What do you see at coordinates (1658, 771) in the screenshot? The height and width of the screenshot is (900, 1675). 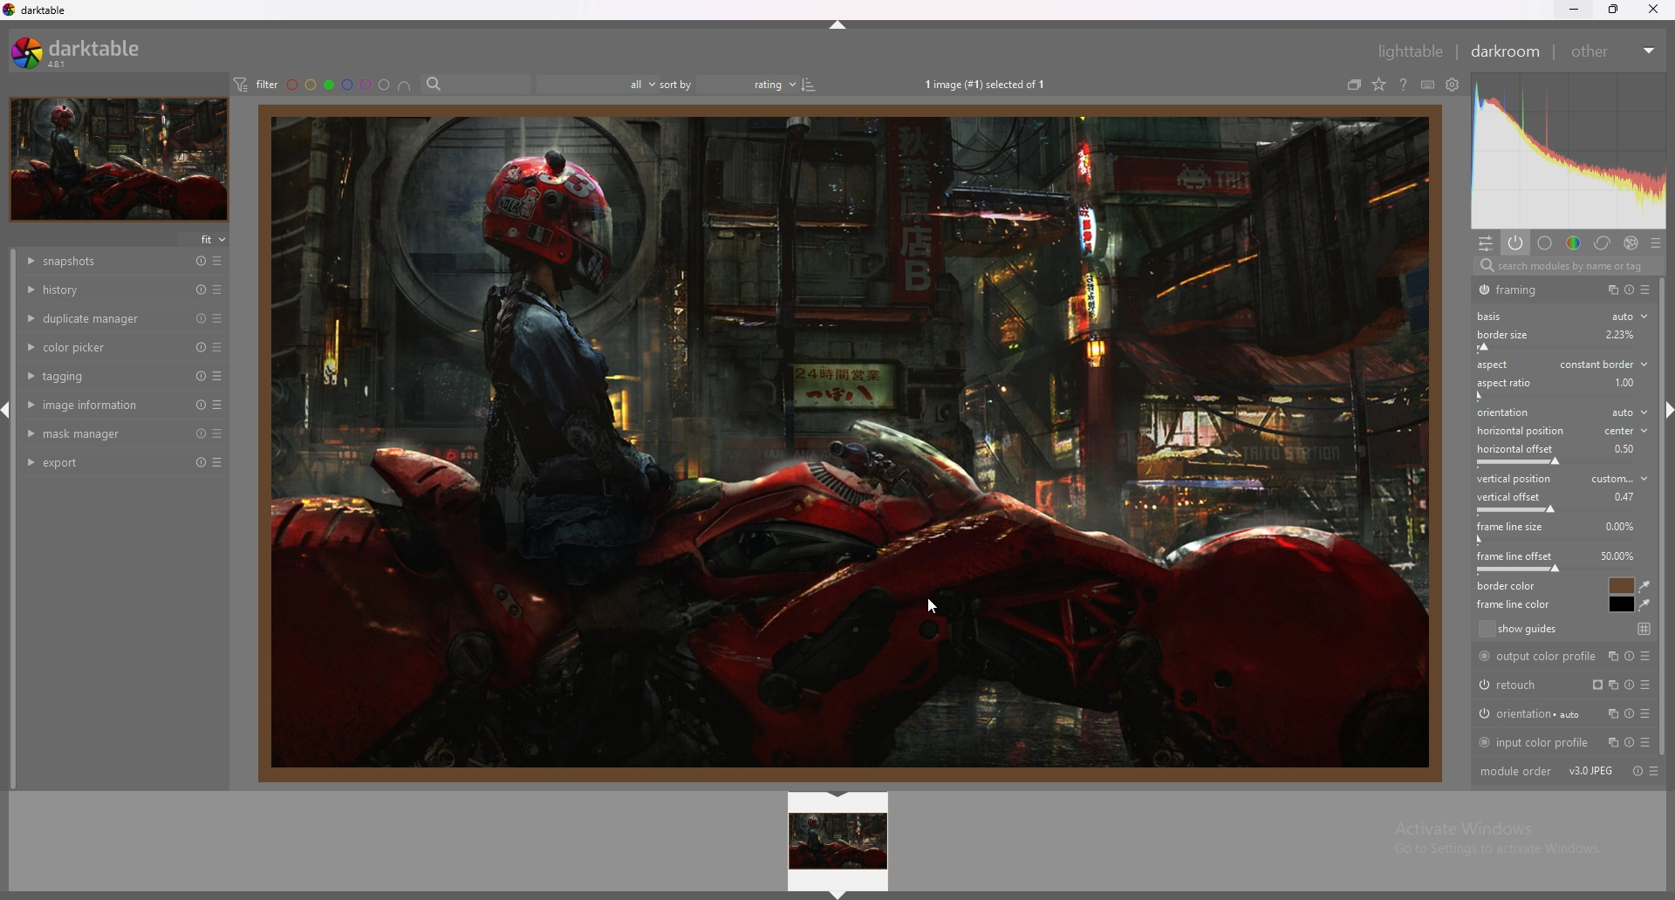 I see `presets` at bounding box center [1658, 771].